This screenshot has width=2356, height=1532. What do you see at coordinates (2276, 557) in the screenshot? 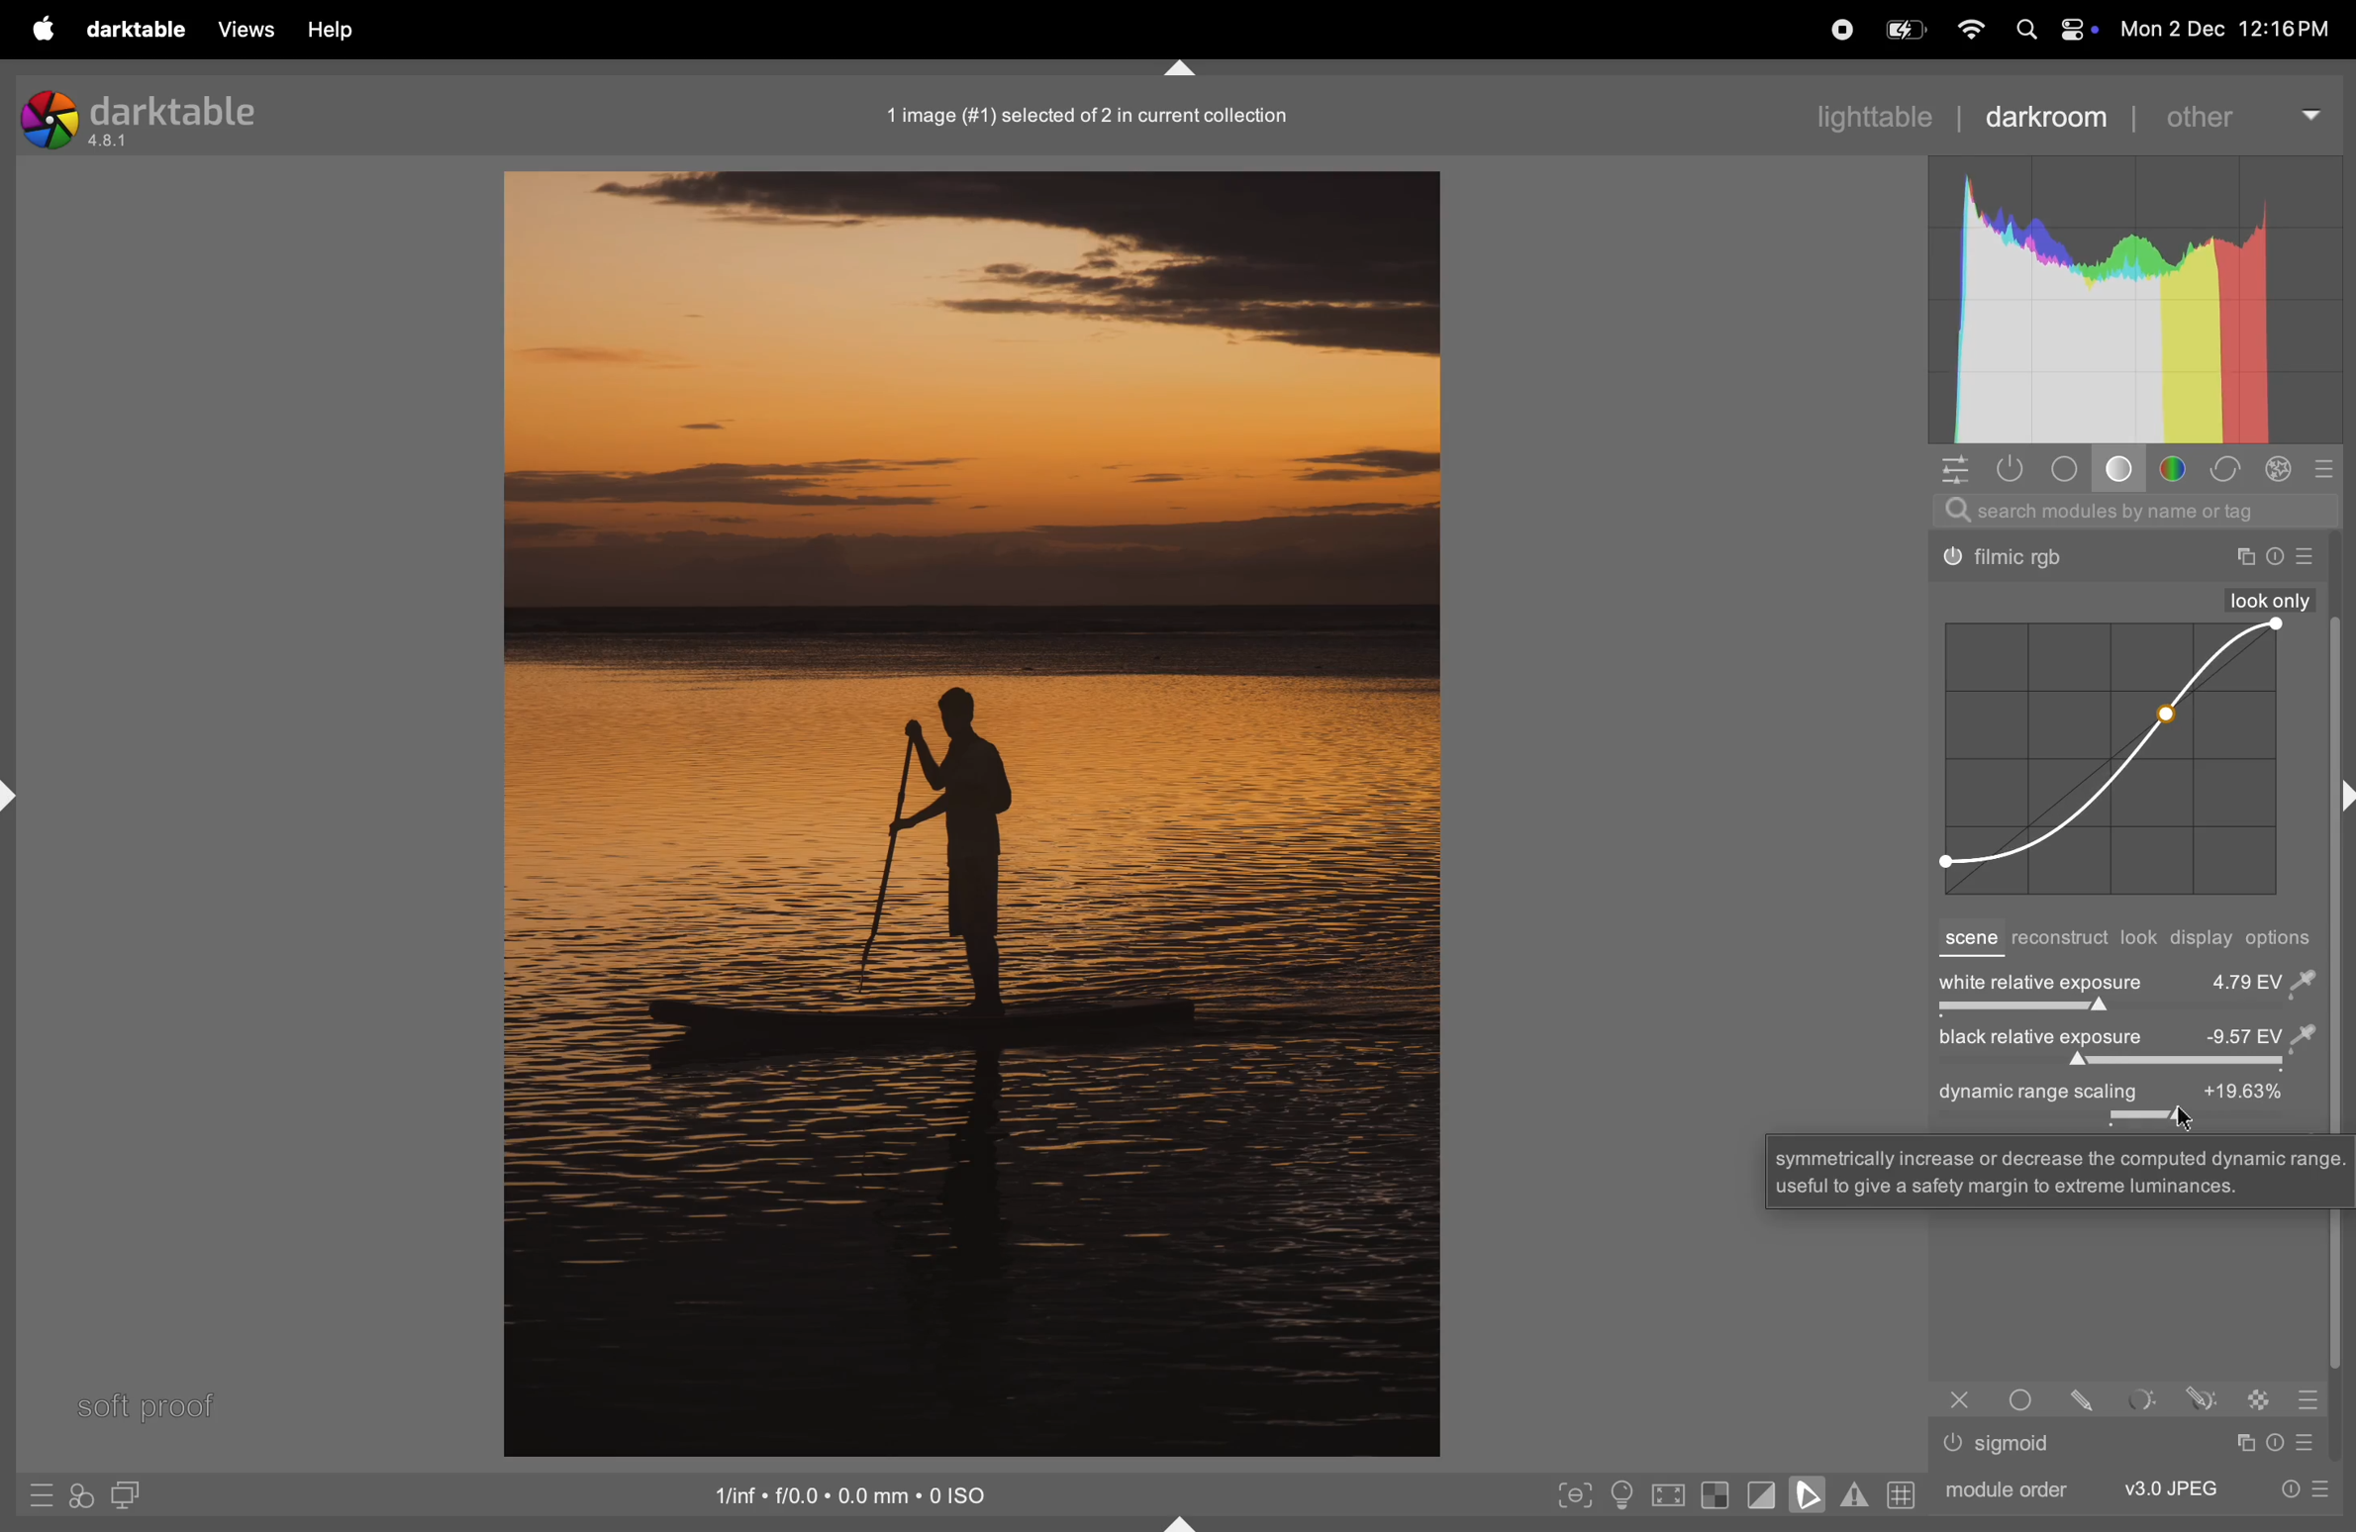
I see `` at bounding box center [2276, 557].